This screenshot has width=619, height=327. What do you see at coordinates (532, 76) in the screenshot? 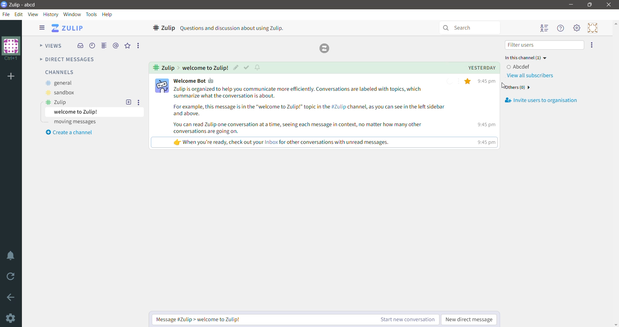
I see `View all Subscribers` at bounding box center [532, 76].